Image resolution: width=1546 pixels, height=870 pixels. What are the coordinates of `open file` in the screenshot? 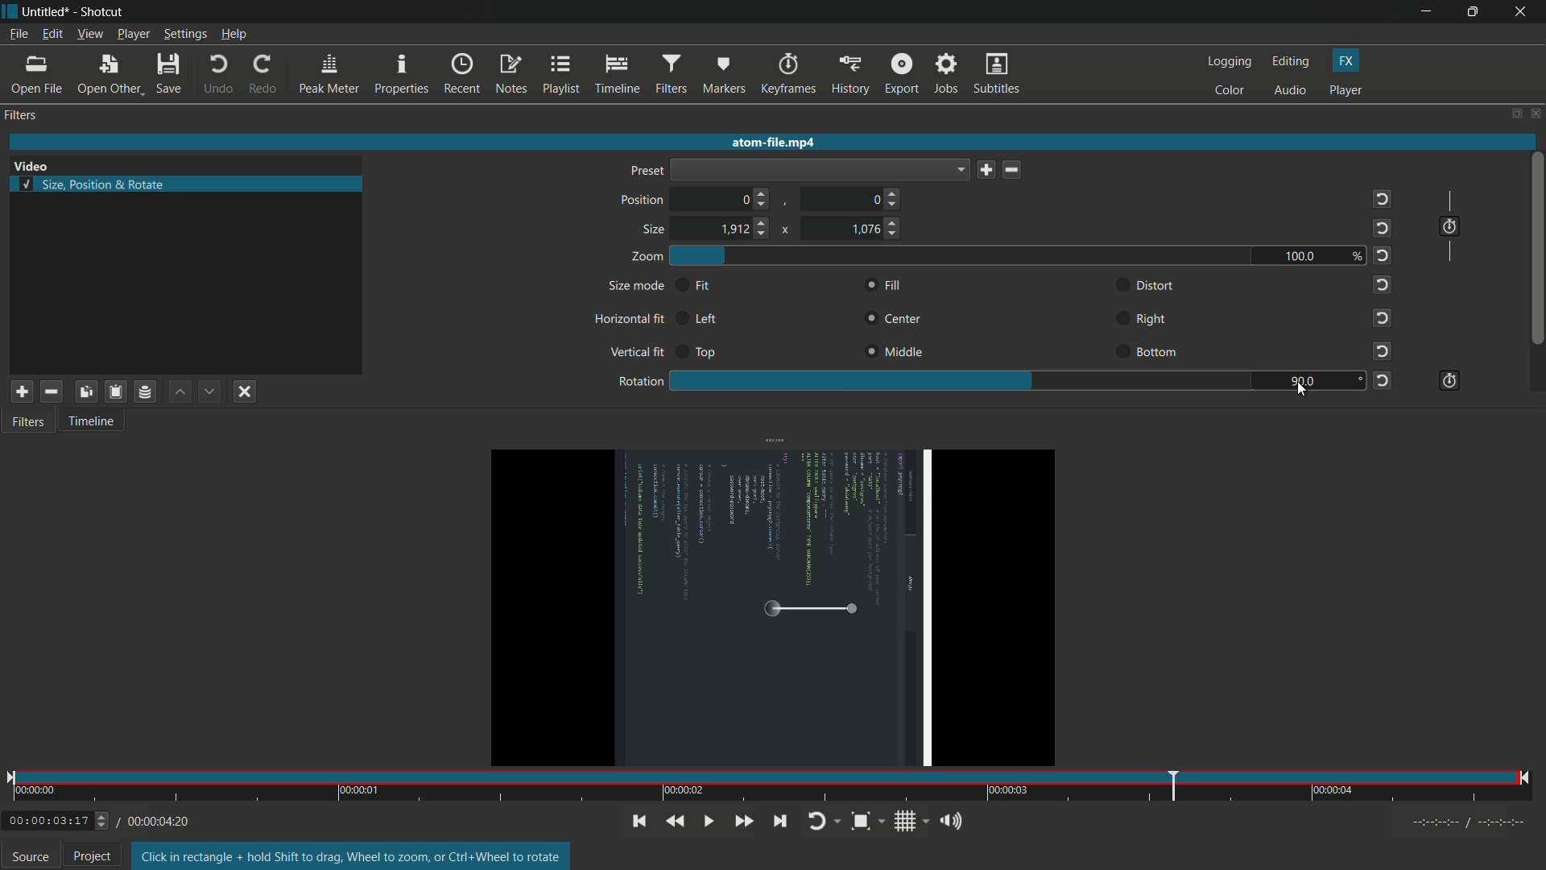 It's located at (35, 76).